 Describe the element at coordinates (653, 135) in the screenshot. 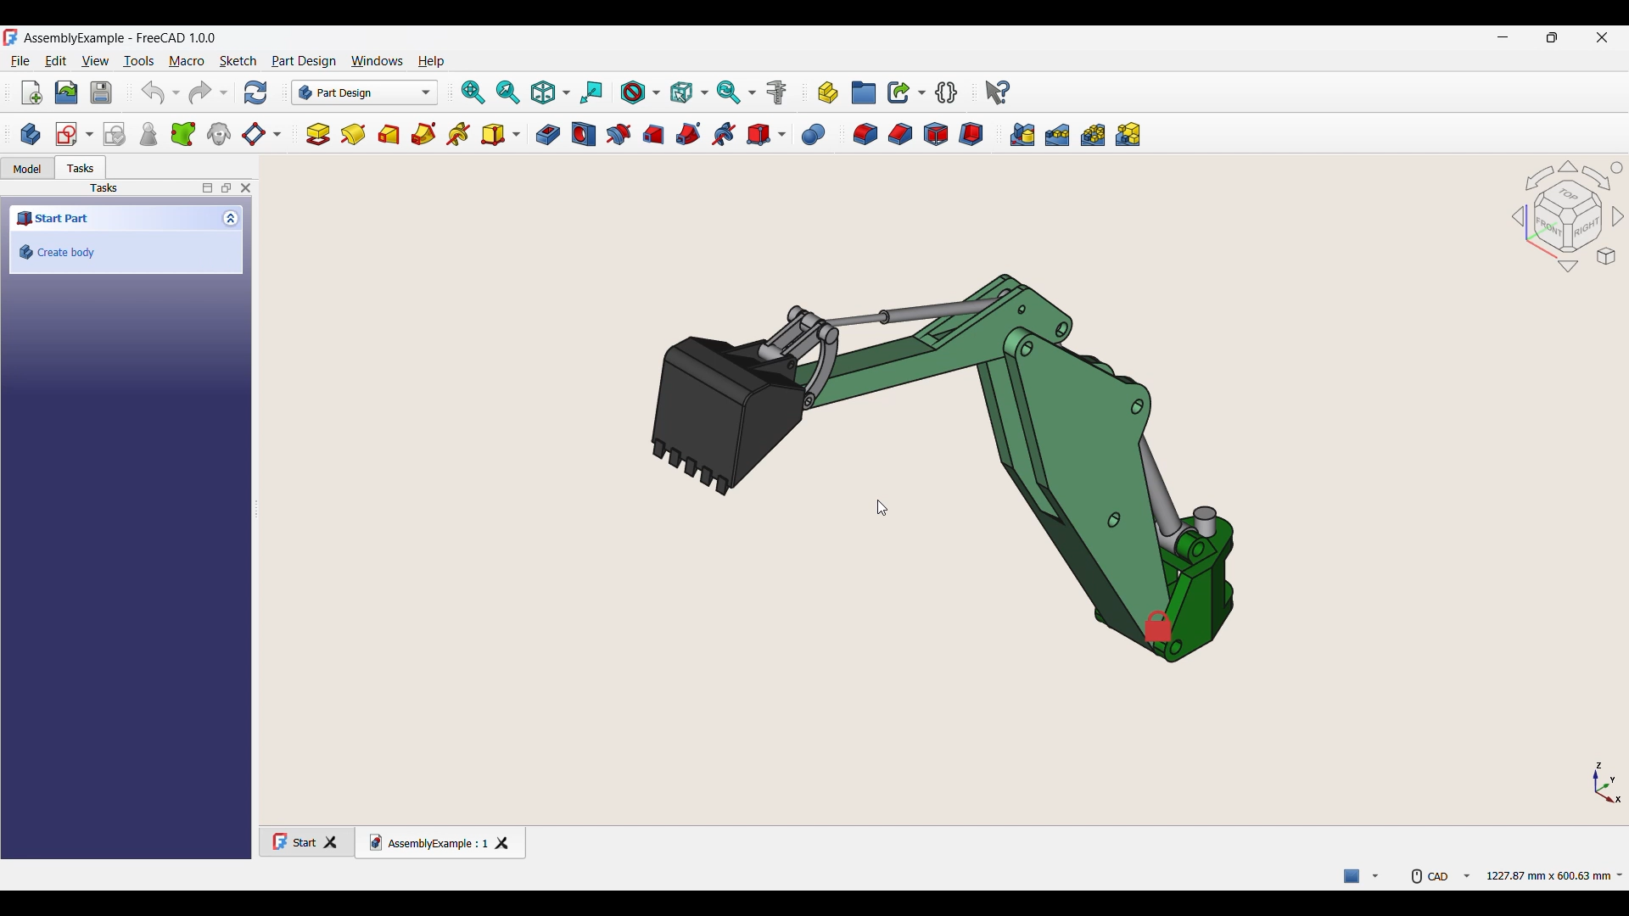

I see `Subtractive loft` at that location.